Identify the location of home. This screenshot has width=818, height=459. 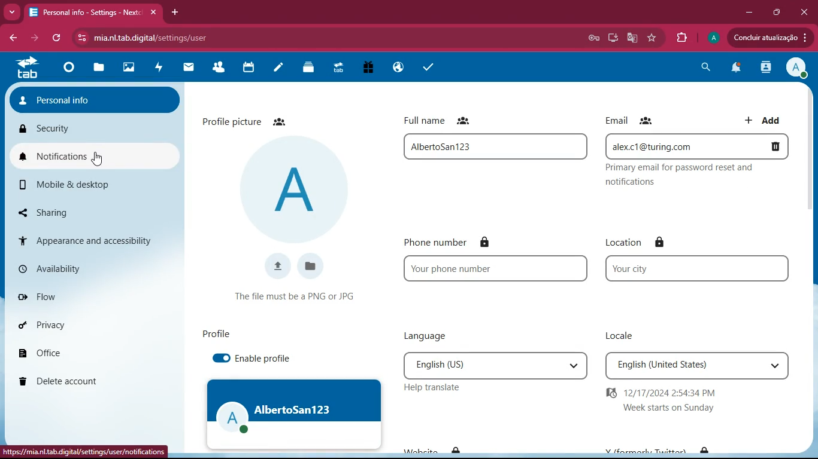
(66, 71).